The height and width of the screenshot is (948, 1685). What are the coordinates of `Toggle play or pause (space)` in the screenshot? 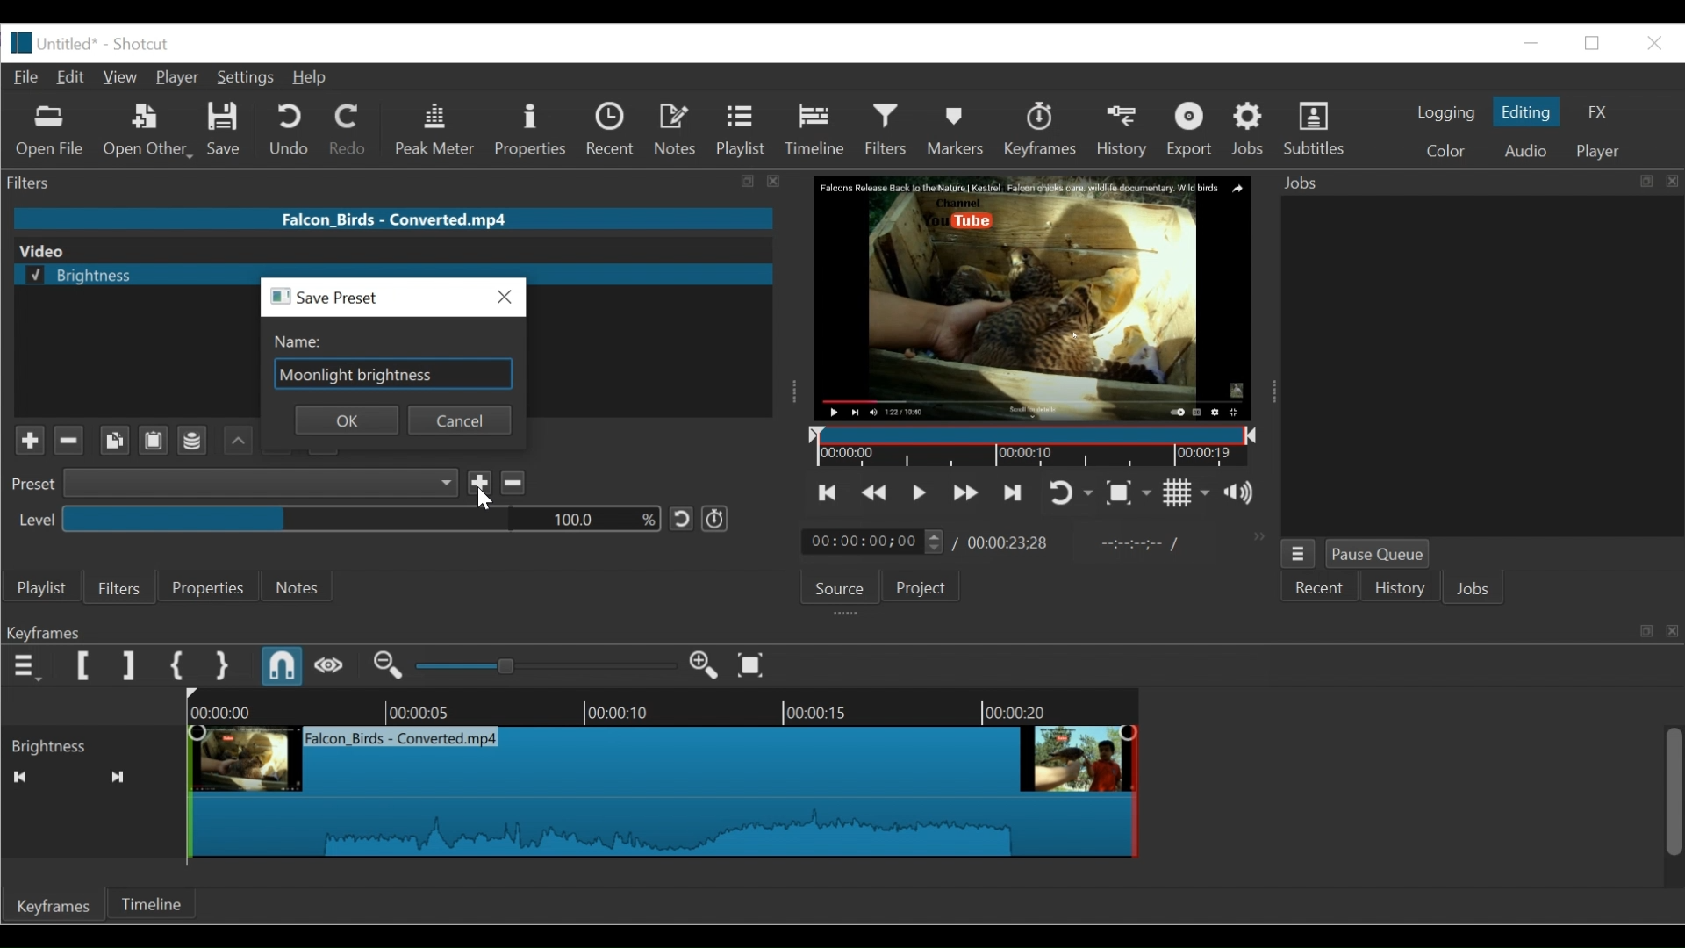 It's located at (919, 492).